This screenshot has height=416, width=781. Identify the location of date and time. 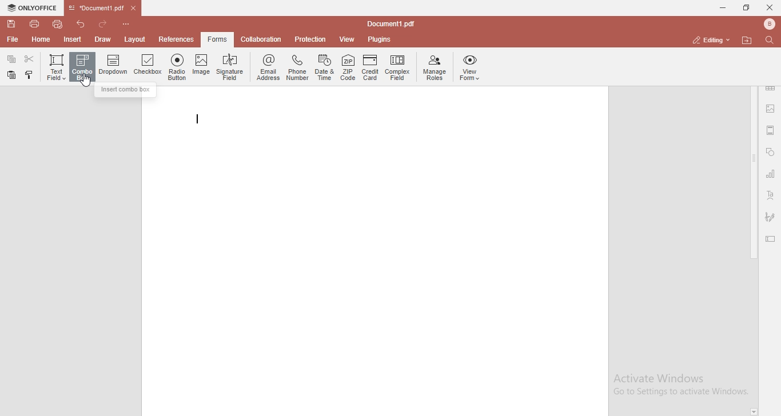
(325, 68).